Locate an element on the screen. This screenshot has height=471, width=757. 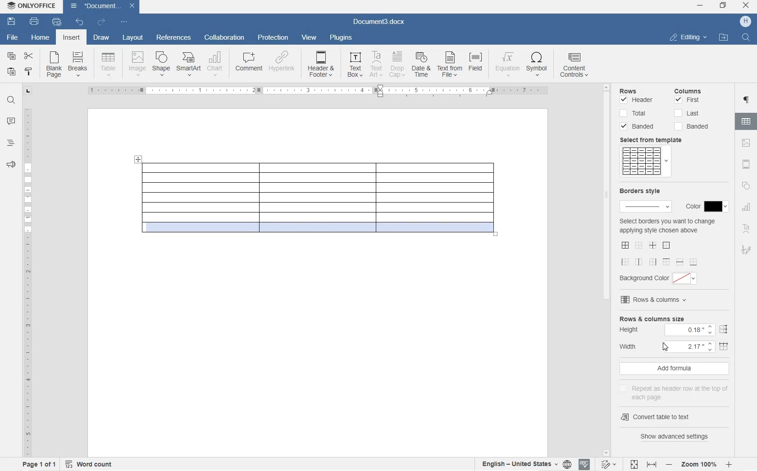
BREAKS is located at coordinates (79, 65).